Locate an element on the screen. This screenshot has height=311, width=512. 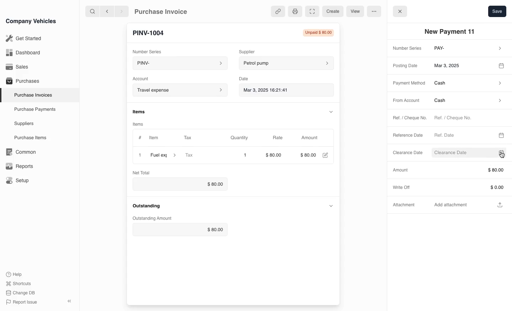
Suppliers is located at coordinates (23, 124).